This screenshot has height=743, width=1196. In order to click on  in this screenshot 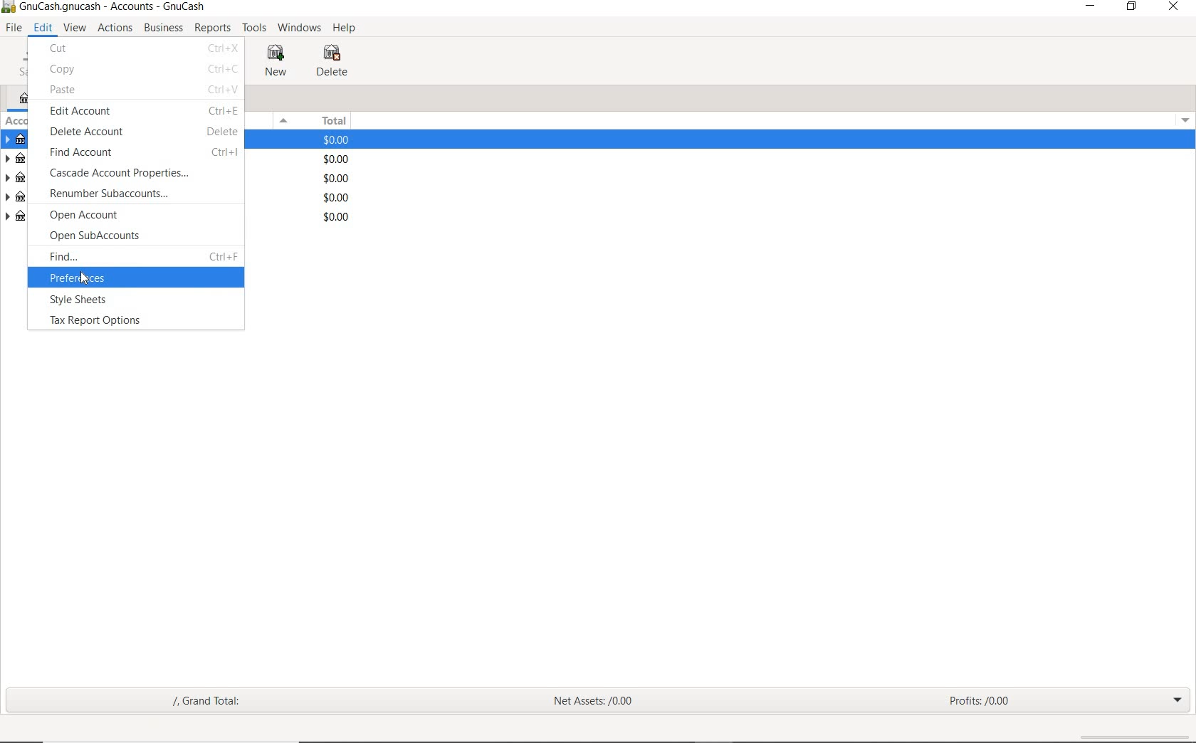, I will do `click(225, 110)`.